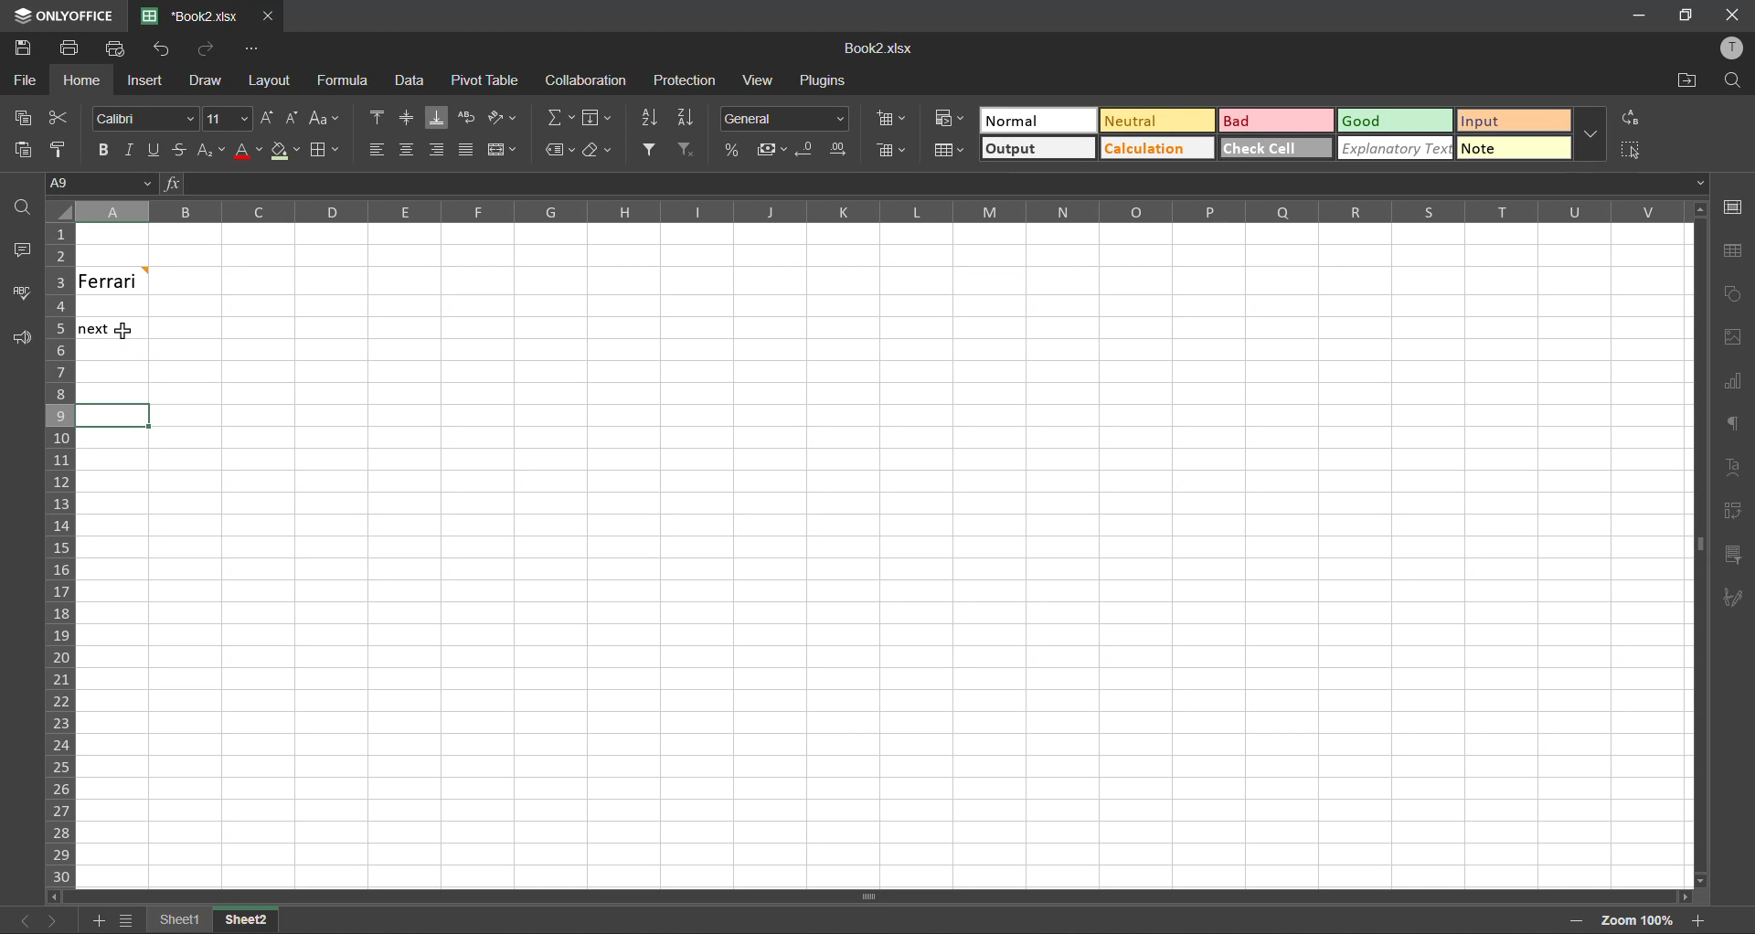 This screenshot has height=934, width=1755. Describe the element at coordinates (247, 155) in the screenshot. I see `font color` at that location.